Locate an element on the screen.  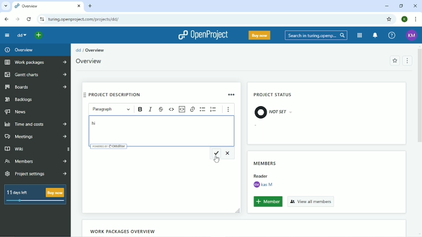
Meetings is located at coordinates (35, 137).